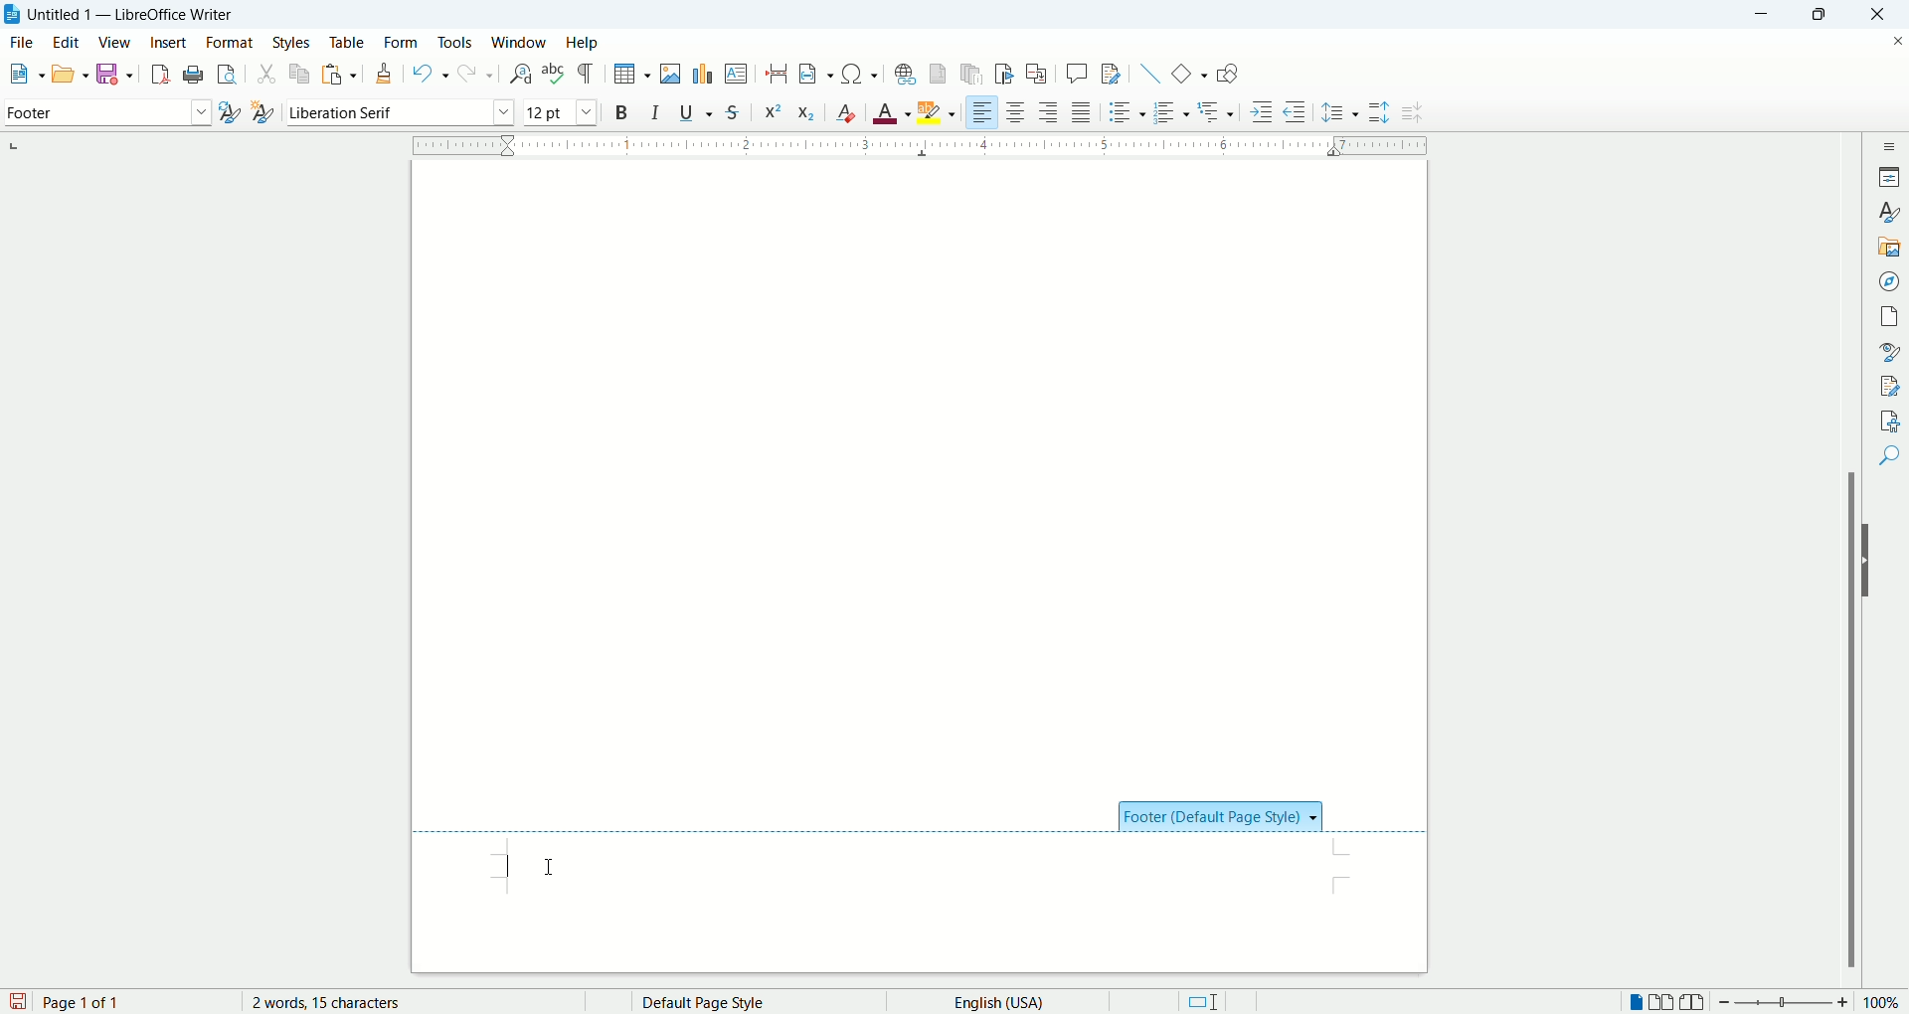 This screenshot has height=1014, width=1909. What do you see at coordinates (922, 470) in the screenshot?
I see `main page` at bounding box center [922, 470].